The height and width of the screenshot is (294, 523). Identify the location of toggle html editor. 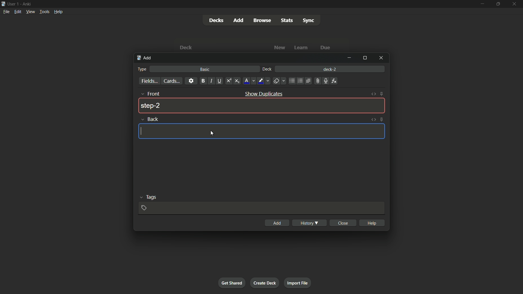
(375, 93).